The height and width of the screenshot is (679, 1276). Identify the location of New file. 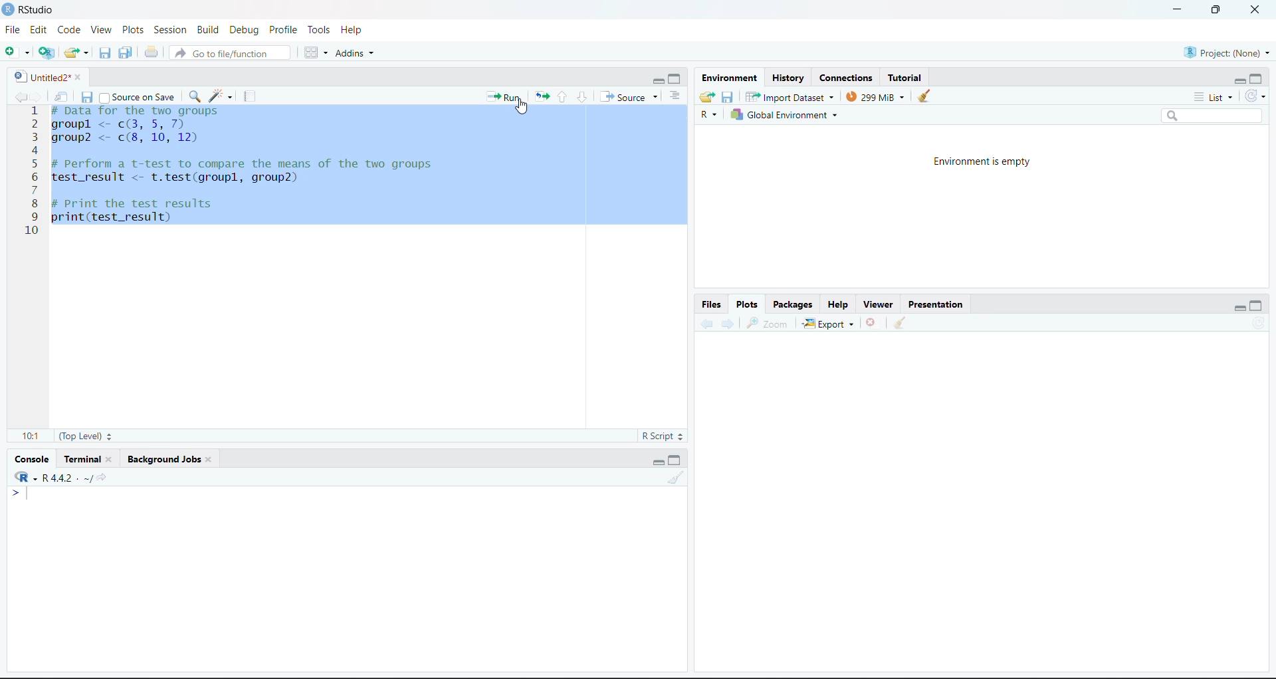
(17, 53).